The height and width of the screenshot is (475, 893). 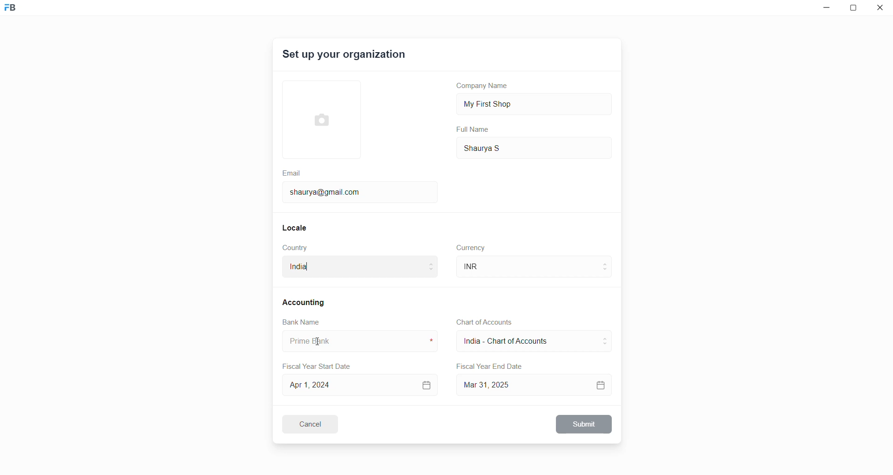 I want to click on Cancel , so click(x=316, y=424).